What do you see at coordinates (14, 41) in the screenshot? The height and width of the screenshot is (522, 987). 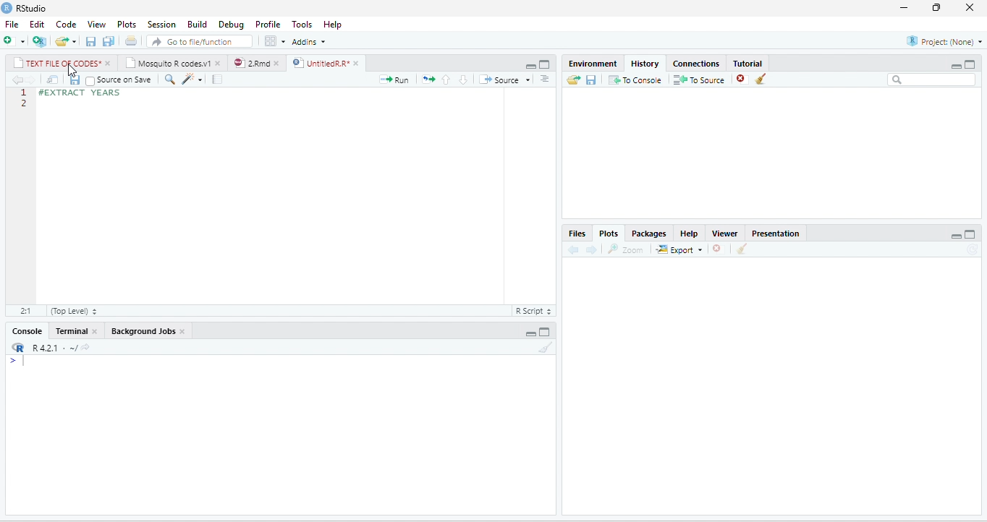 I see `new file` at bounding box center [14, 41].